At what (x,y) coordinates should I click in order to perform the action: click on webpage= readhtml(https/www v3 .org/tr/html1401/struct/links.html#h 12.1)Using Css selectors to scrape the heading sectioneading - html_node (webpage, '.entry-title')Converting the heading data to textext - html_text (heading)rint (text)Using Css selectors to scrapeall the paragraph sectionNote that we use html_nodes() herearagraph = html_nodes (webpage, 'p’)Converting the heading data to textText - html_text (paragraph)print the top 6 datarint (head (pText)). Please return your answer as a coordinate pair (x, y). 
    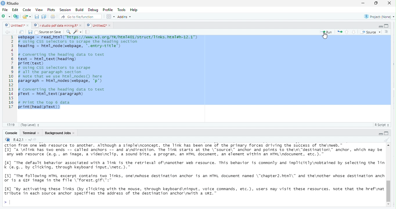
    Looking at the image, I should click on (204, 73).